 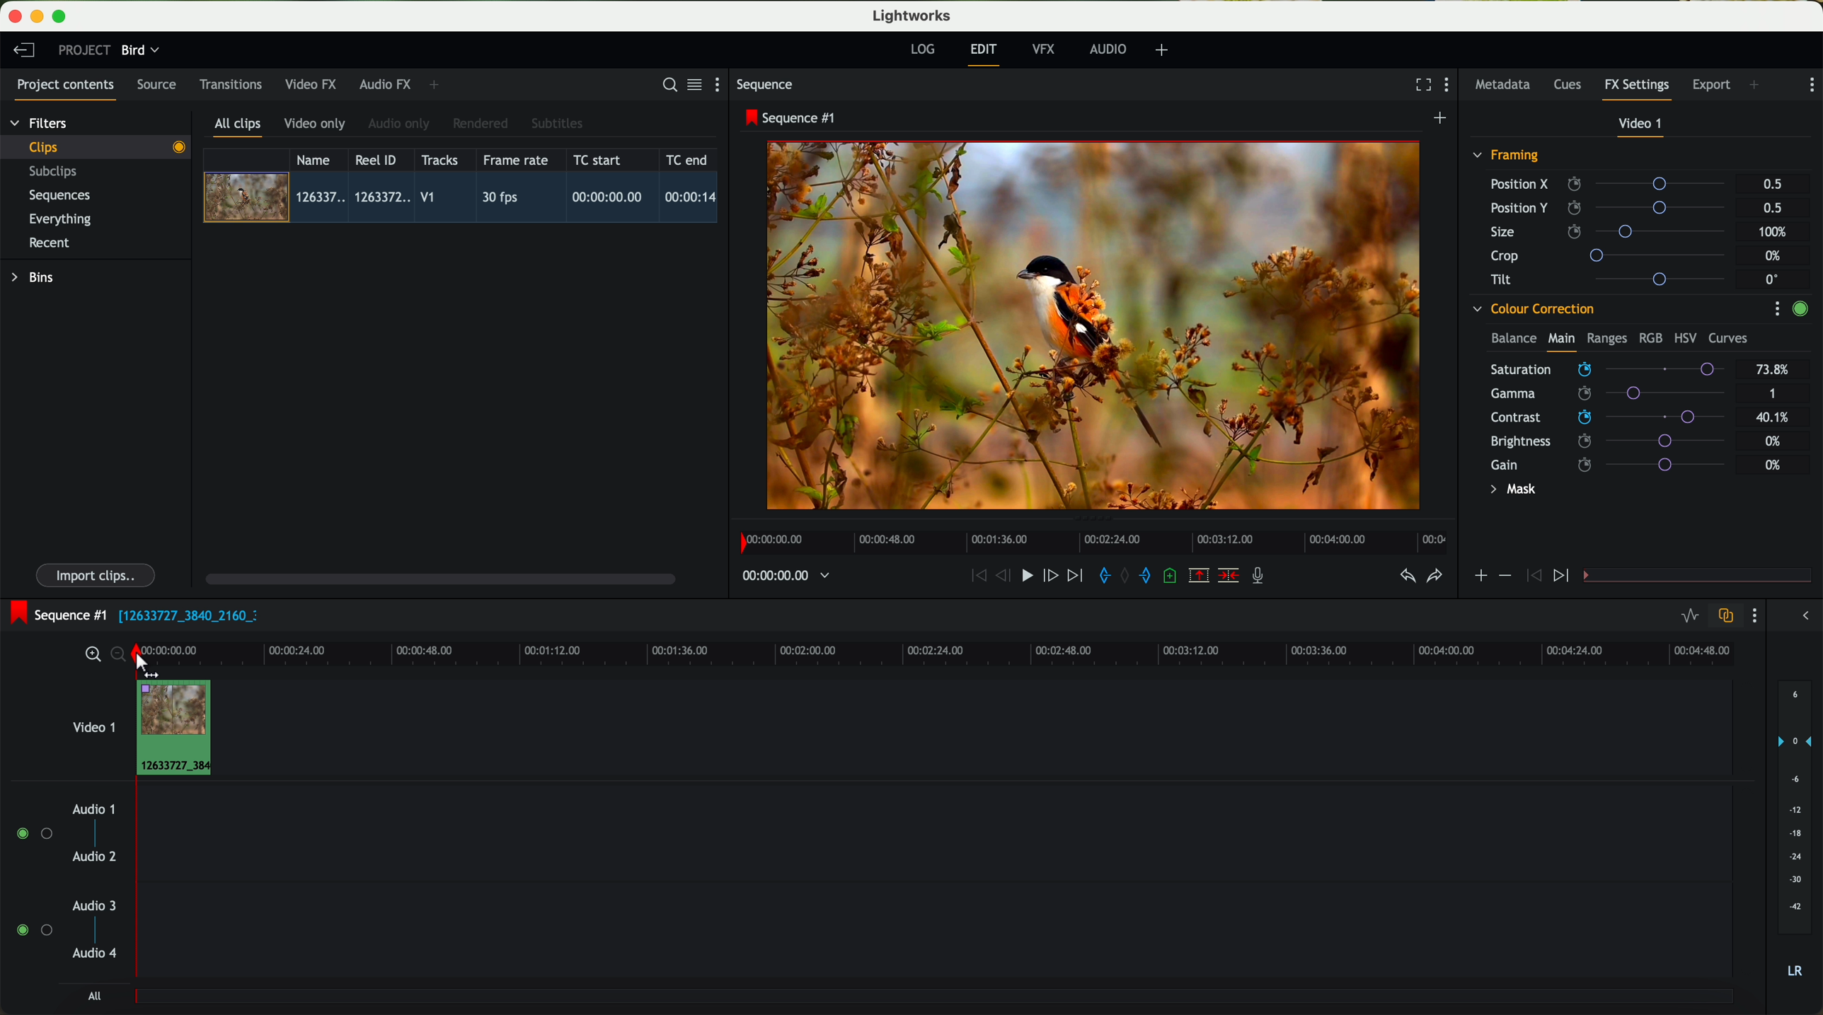 What do you see at coordinates (1800, 311) in the screenshot?
I see `enable` at bounding box center [1800, 311].